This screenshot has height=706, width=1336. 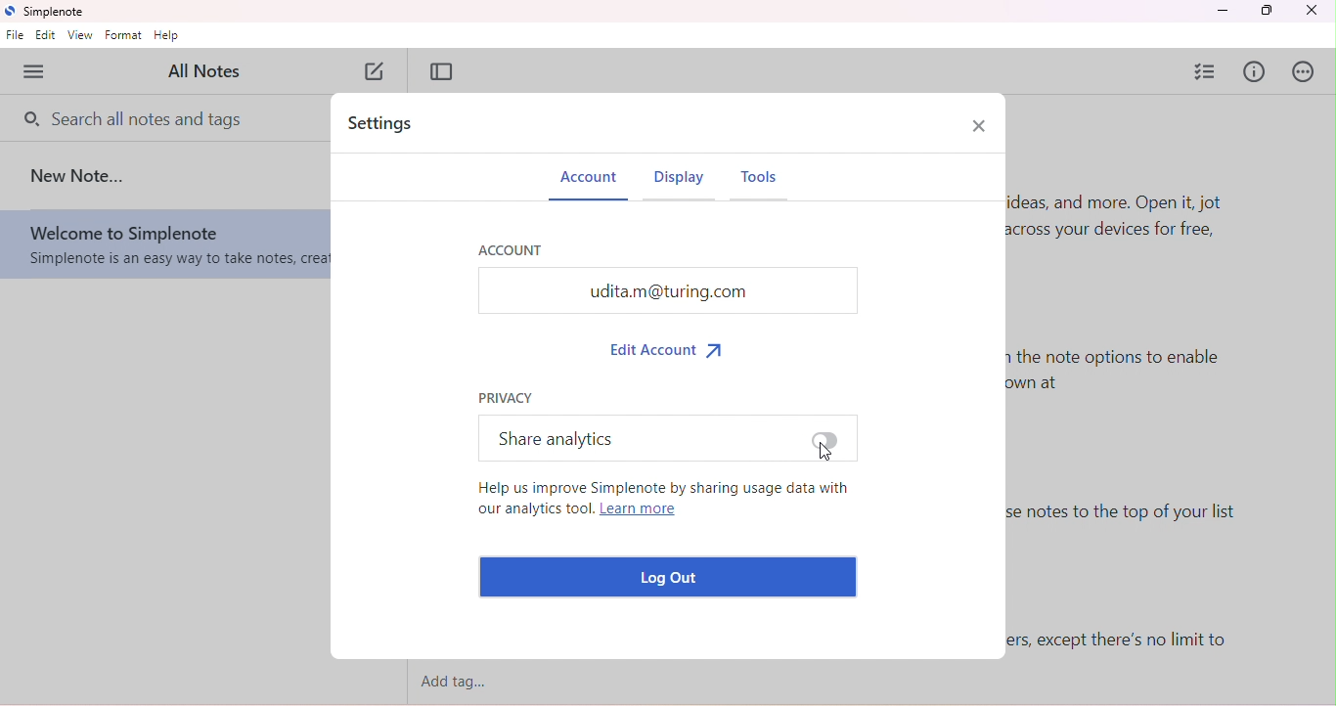 What do you see at coordinates (211, 70) in the screenshot?
I see `all notes` at bounding box center [211, 70].